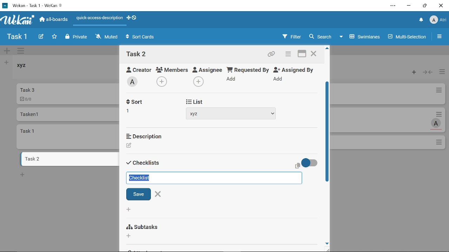 Image resolution: width=449 pixels, height=252 pixels. What do you see at coordinates (139, 194) in the screenshot?
I see `Save checklist` at bounding box center [139, 194].